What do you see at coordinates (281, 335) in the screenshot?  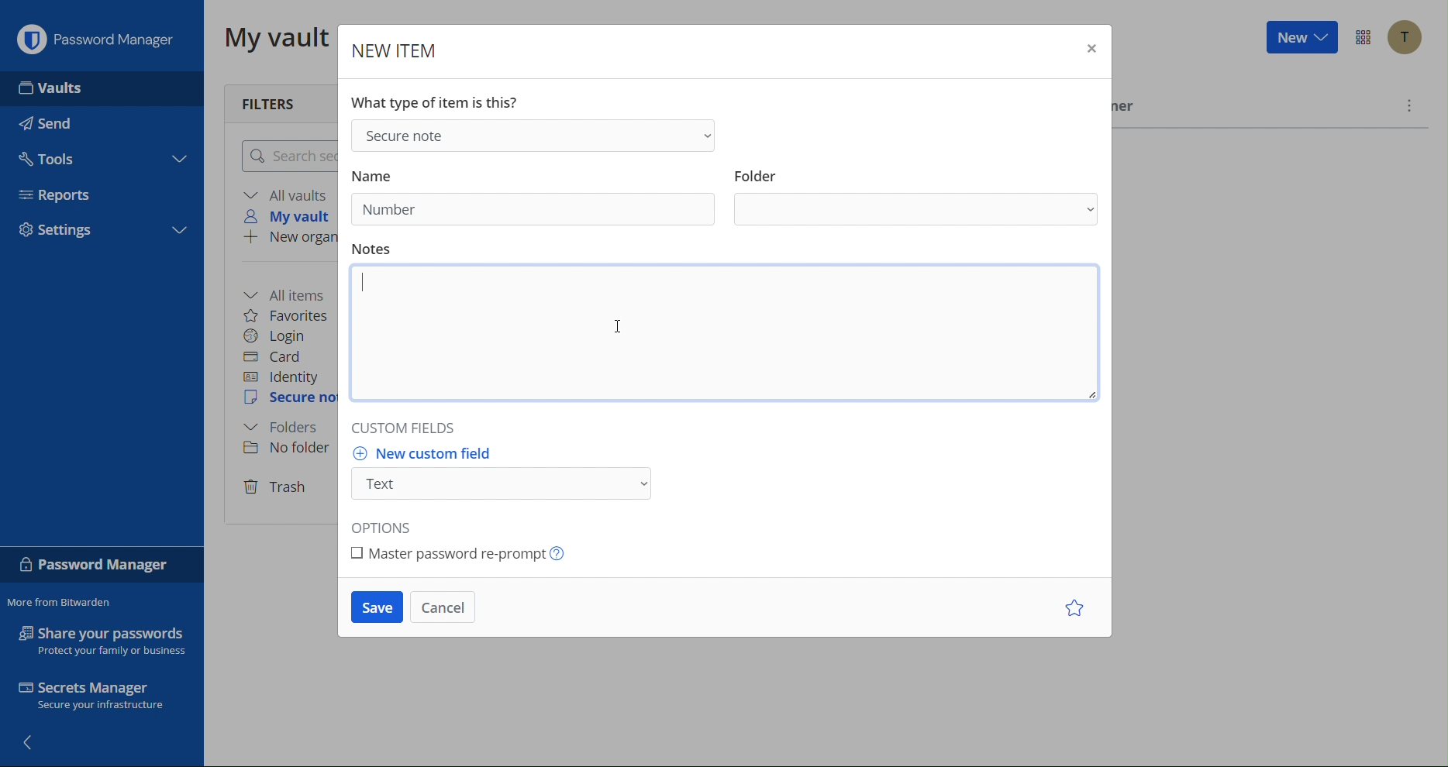 I see `Login` at bounding box center [281, 335].